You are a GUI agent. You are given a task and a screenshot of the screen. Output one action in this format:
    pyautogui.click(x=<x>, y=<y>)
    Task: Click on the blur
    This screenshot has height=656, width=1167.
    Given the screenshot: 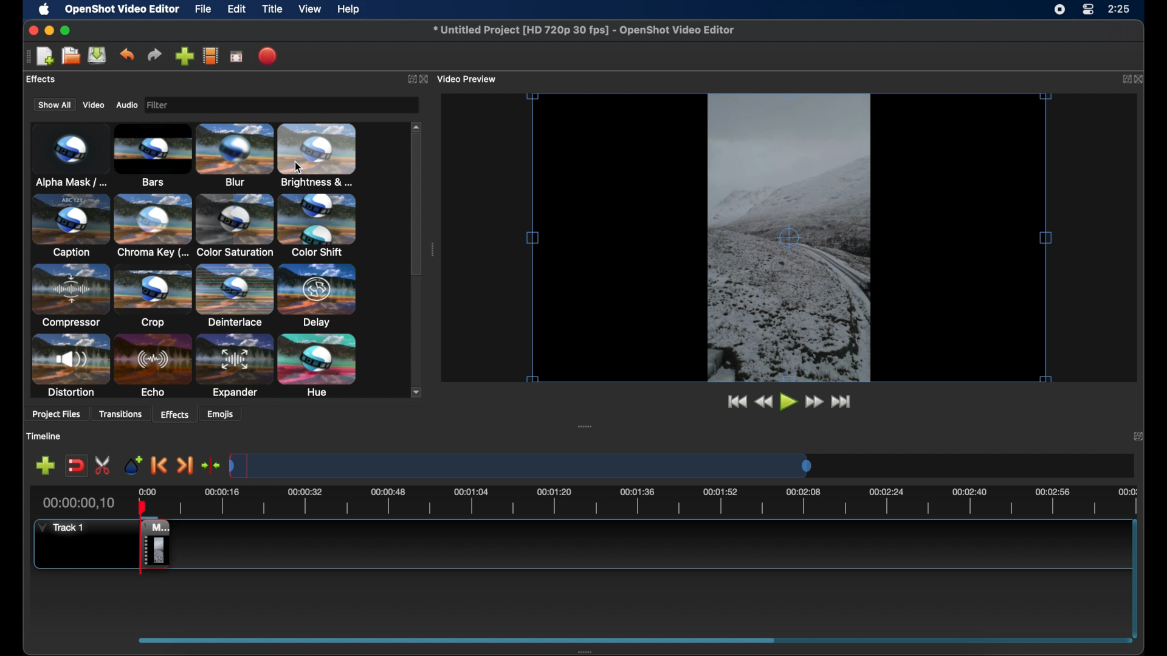 What is the action you would take?
    pyautogui.click(x=235, y=154)
    